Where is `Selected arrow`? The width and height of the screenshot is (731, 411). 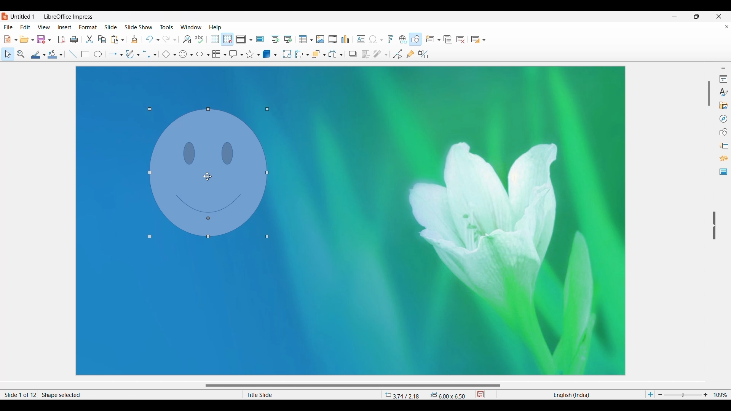 Selected arrow is located at coordinates (113, 54).